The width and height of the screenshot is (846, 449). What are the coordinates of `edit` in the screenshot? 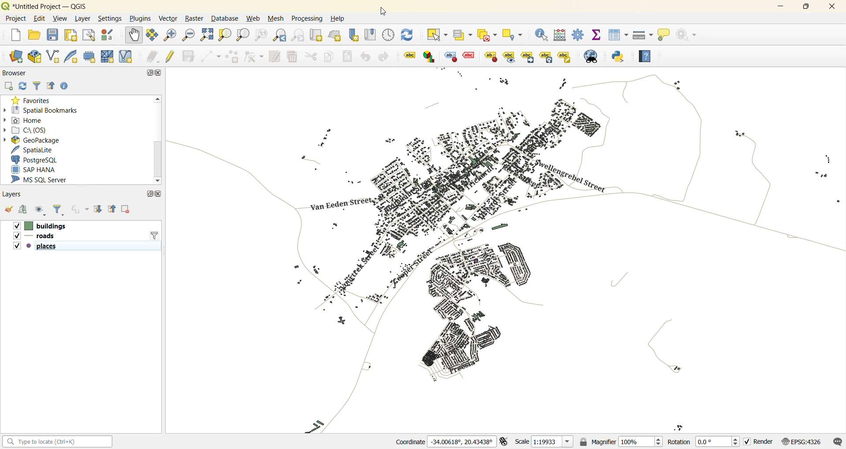 It's located at (40, 18).